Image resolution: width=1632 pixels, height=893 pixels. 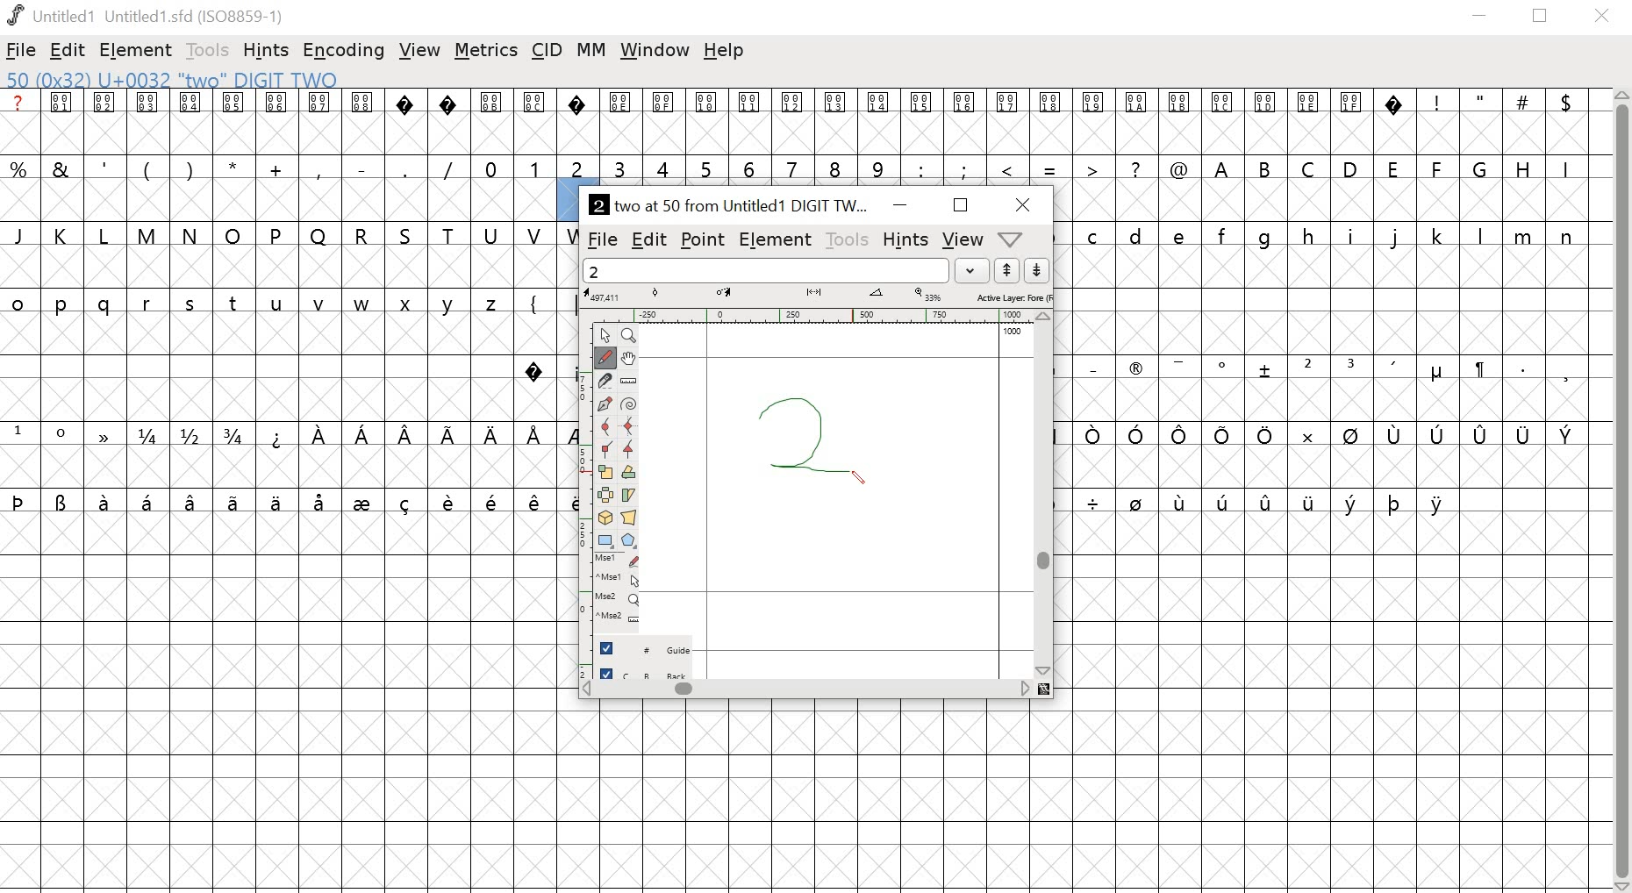 I want to click on dropdown, so click(x=972, y=270).